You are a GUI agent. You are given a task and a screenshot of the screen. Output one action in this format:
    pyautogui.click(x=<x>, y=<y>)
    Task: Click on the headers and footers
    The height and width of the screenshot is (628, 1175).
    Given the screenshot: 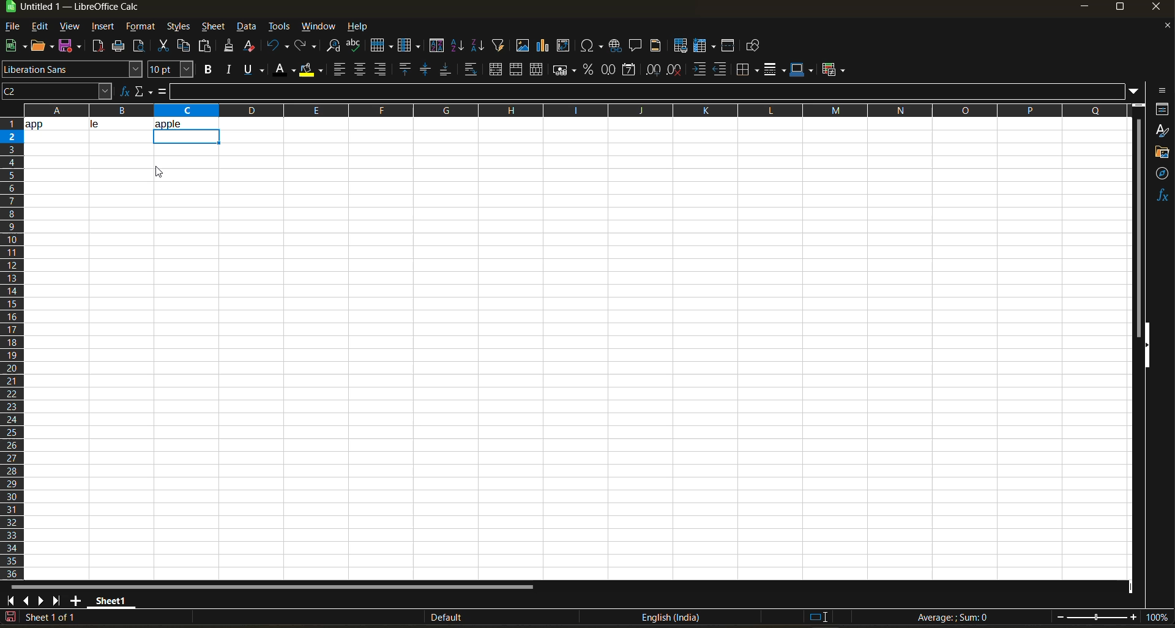 What is the action you would take?
    pyautogui.click(x=656, y=44)
    